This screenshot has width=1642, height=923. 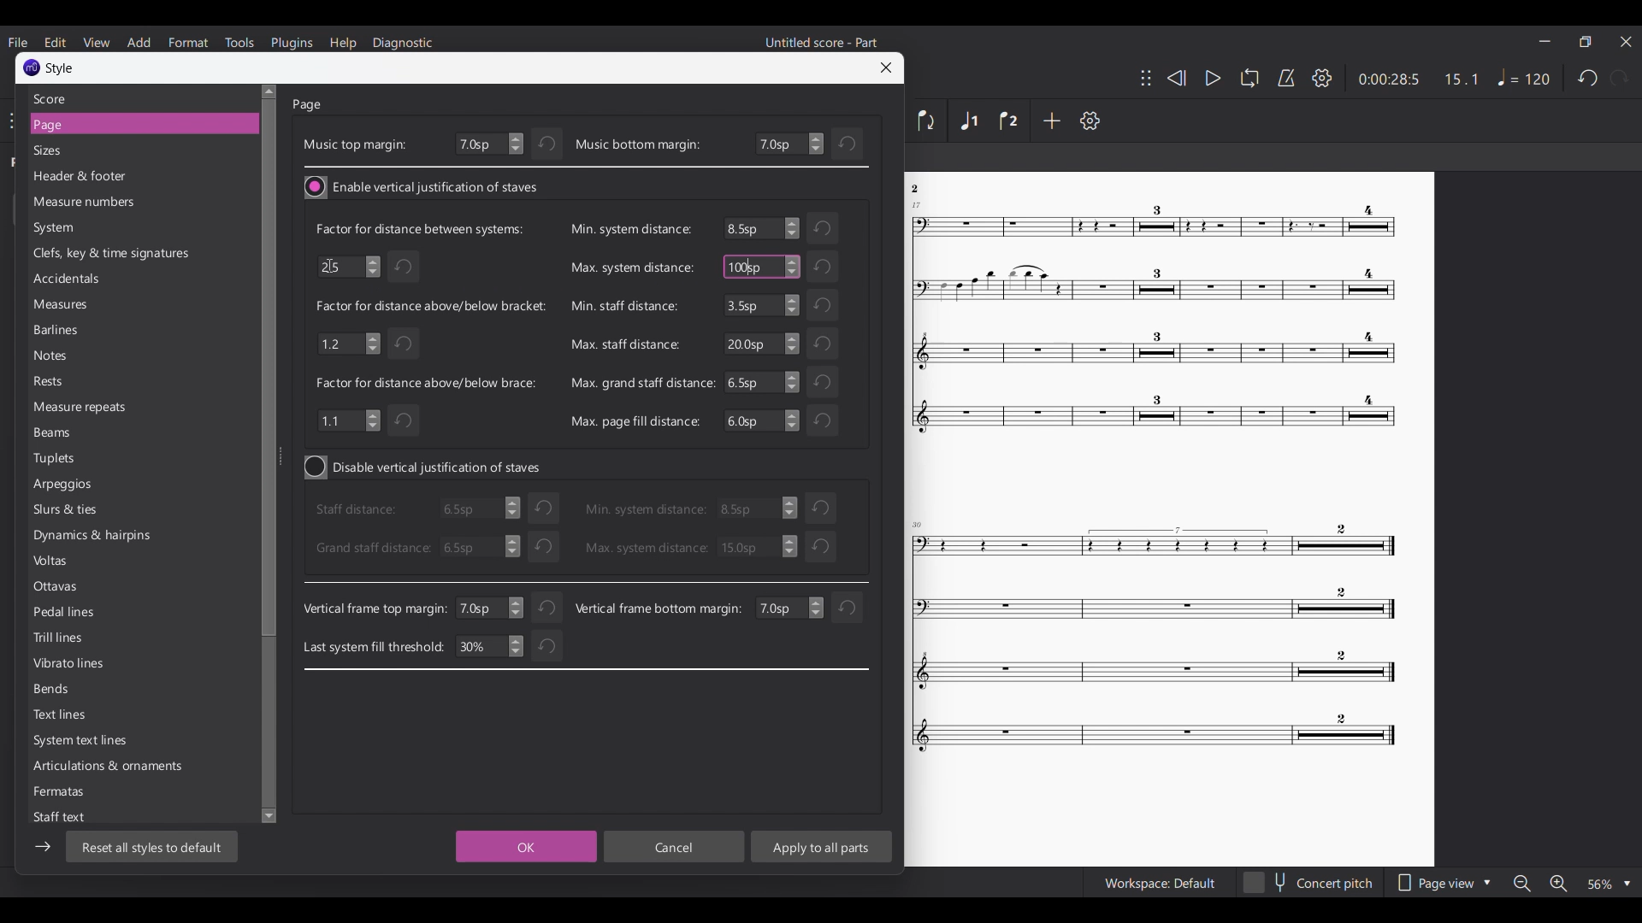 I want to click on OK, so click(x=523, y=847).